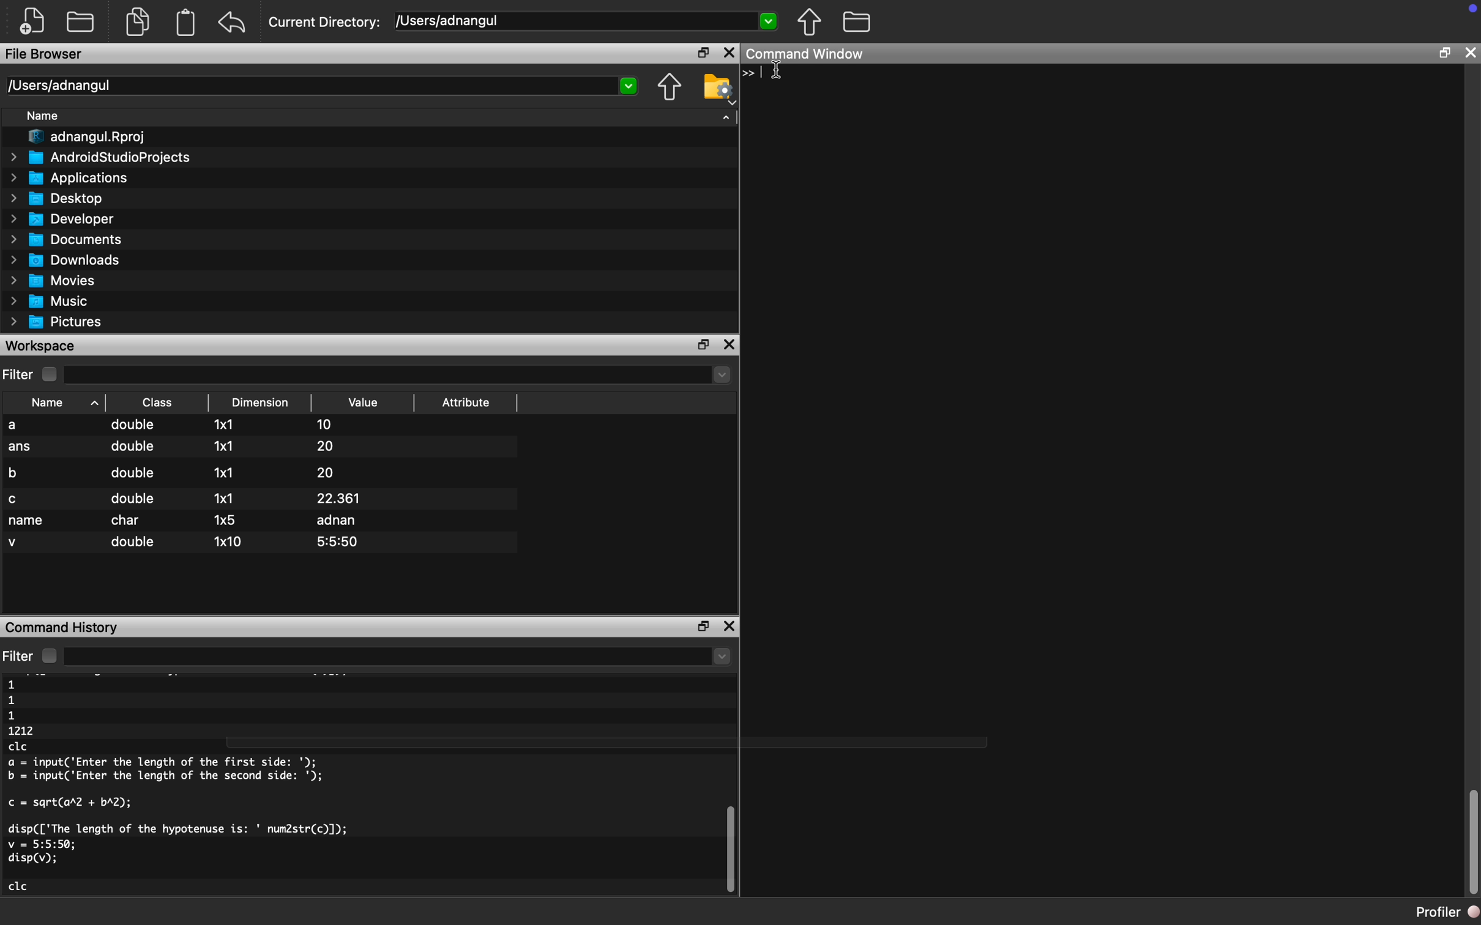 Image resolution: width=1481 pixels, height=925 pixels. What do you see at coordinates (33, 655) in the screenshot?
I see `Filter` at bounding box center [33, 655].